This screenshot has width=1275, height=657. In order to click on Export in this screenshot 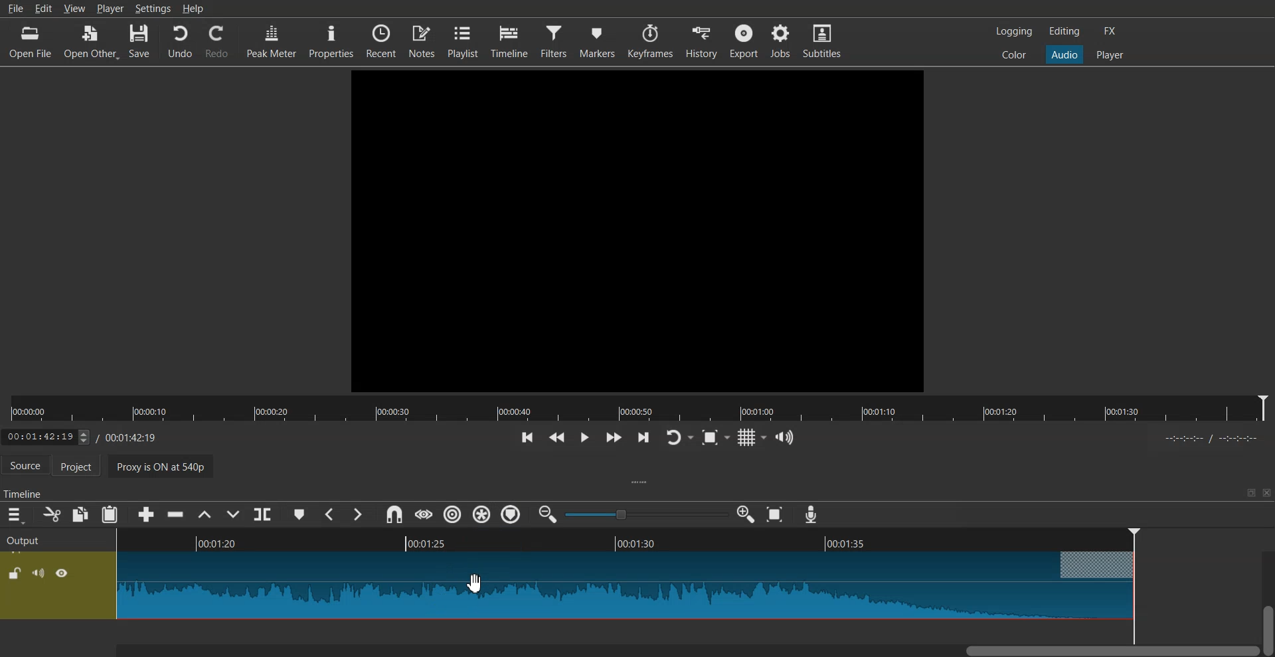, I will do `click(744, 40)`.